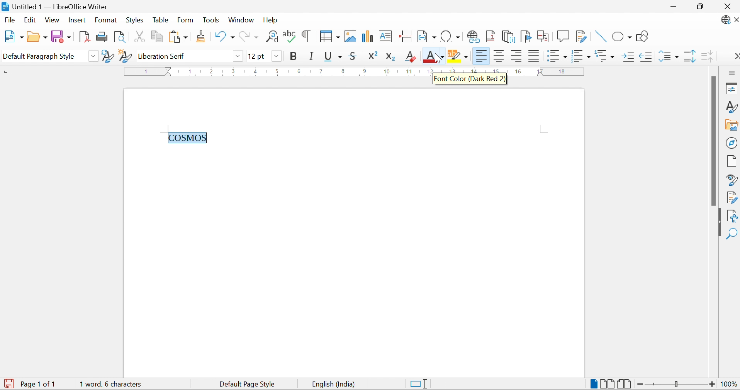 The width and height of the screenshot is (740, 390). What do you see at coordinates (107, 56) in the screenshot?
I see `Update Selected Style` at bounding box center [107, 56].